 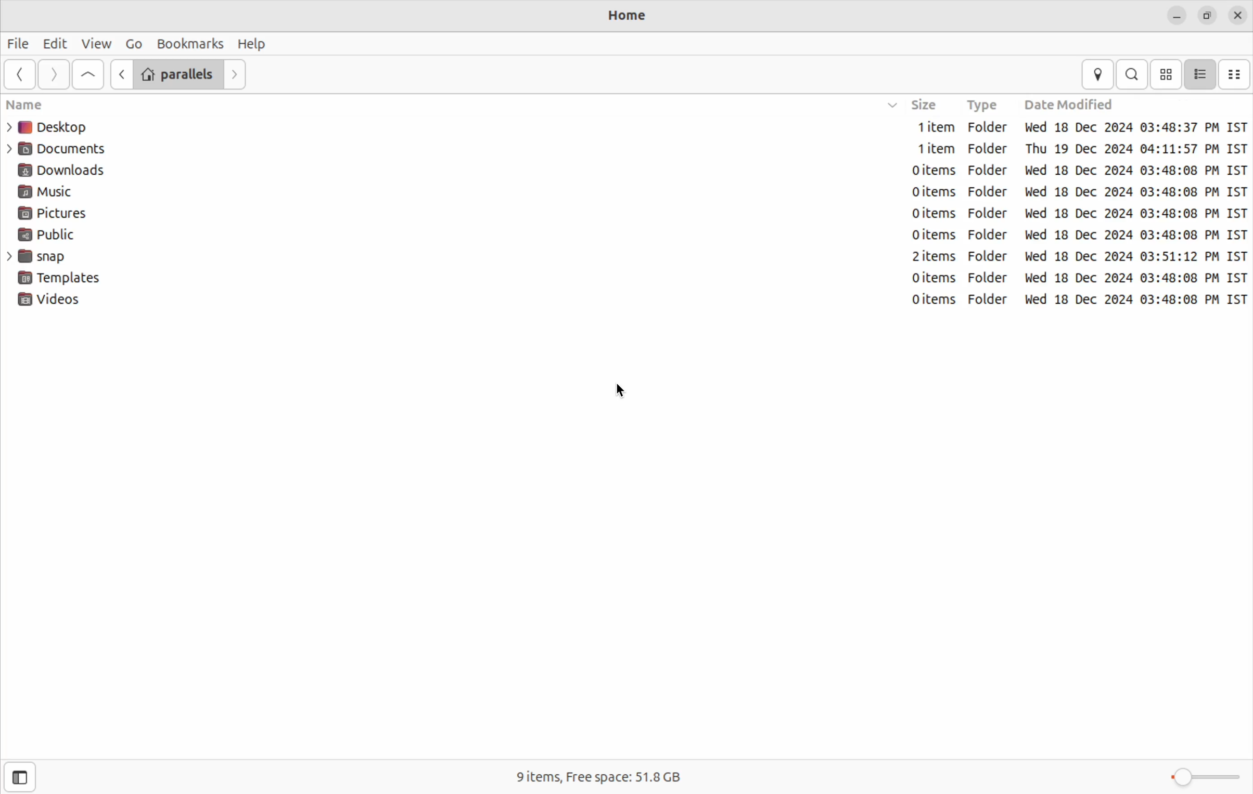 What do you see at coordinates (133, 43) in the screenshot?
I see `Go` at bounding box center [133, 43].